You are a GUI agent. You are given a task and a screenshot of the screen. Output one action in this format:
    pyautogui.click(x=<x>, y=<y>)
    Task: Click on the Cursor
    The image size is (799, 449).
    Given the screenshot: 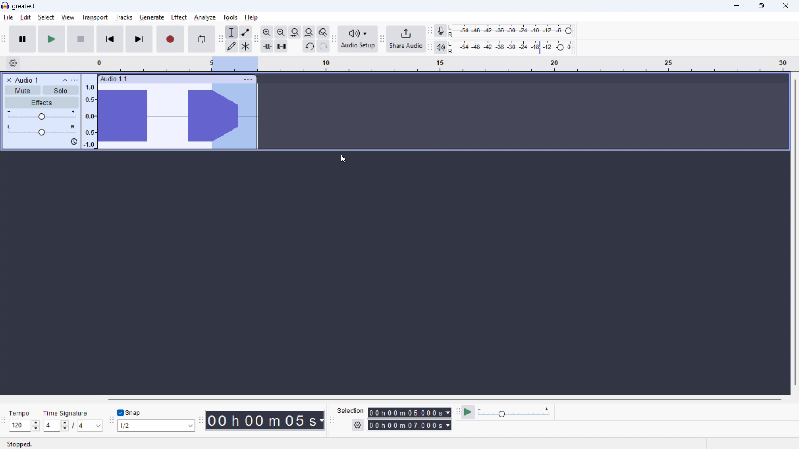 What is the action you would take?
    pyautogui.click(x=344, y=158)
    